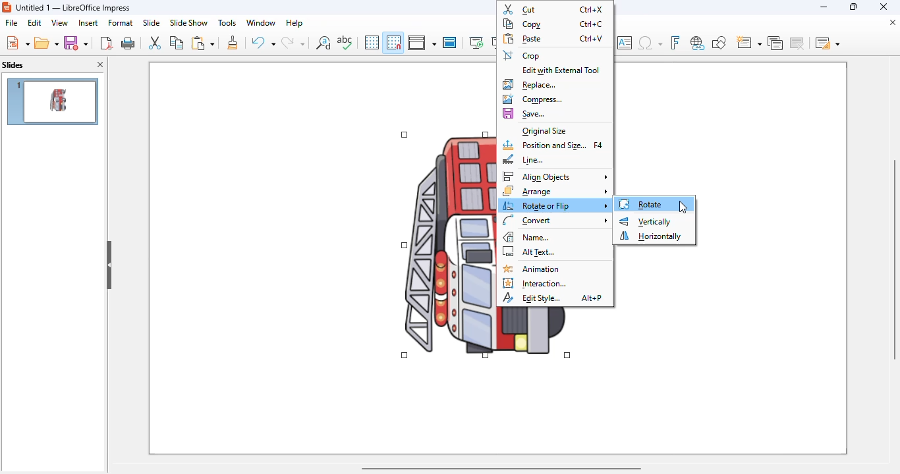  I want to click on align objects, so click(556, 176).